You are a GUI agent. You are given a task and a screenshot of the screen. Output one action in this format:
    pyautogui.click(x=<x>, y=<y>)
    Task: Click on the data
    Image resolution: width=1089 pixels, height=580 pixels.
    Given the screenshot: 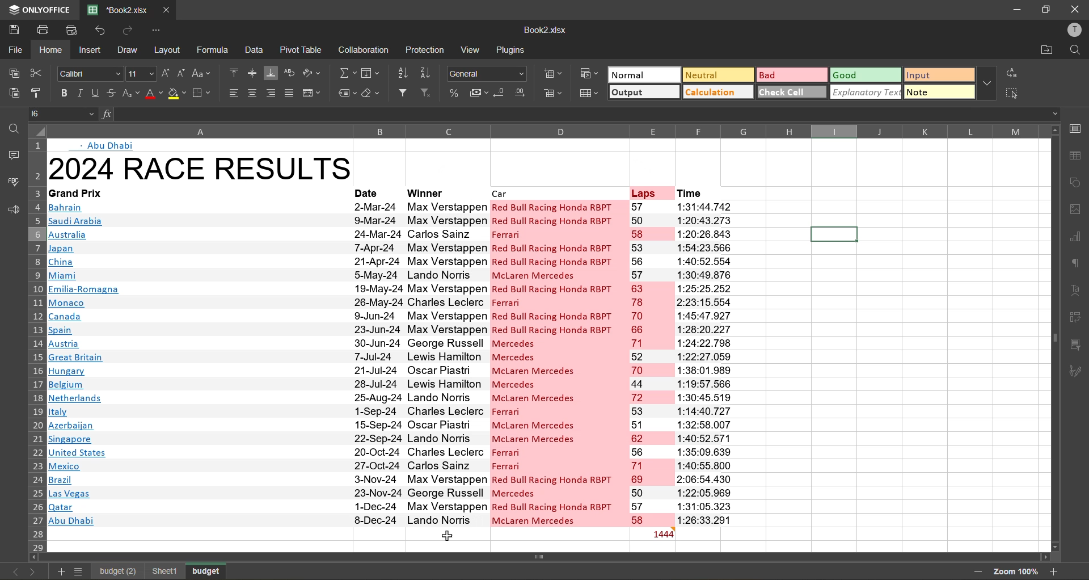 What is the action you would take?
    pyautogui.click(x=255, y=51)
    